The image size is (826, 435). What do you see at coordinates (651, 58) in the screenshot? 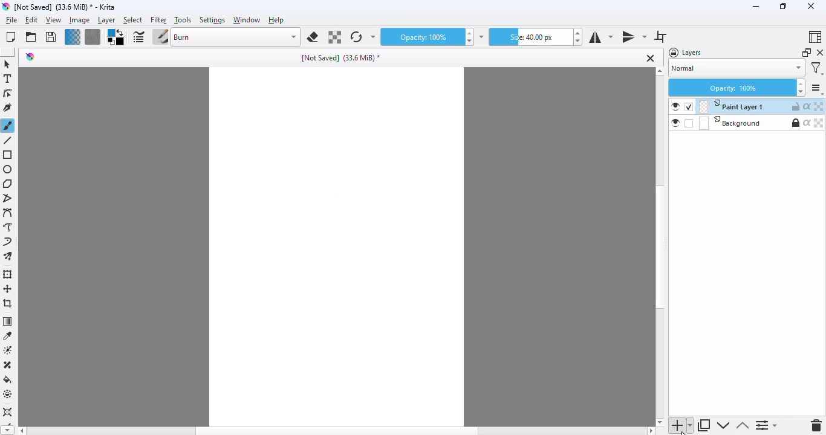
I see `close tab` at bounding box center [651, 58].